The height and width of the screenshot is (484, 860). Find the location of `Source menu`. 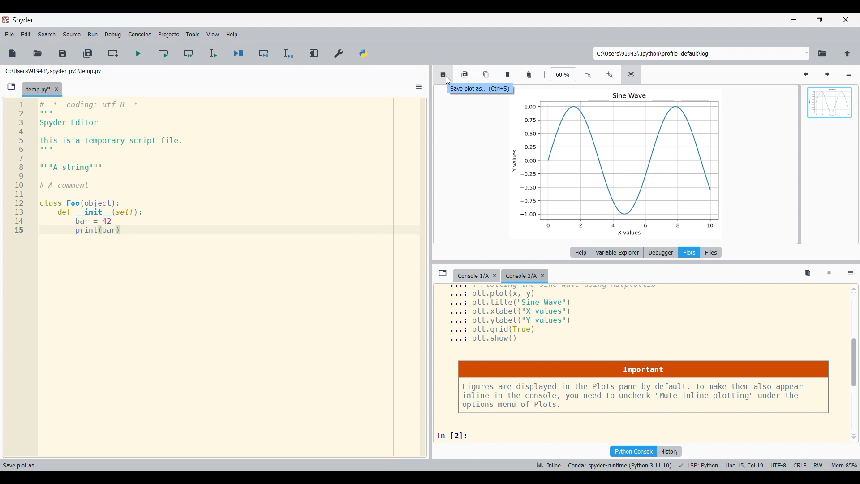

Source menu is located at coordinates (72, 34).